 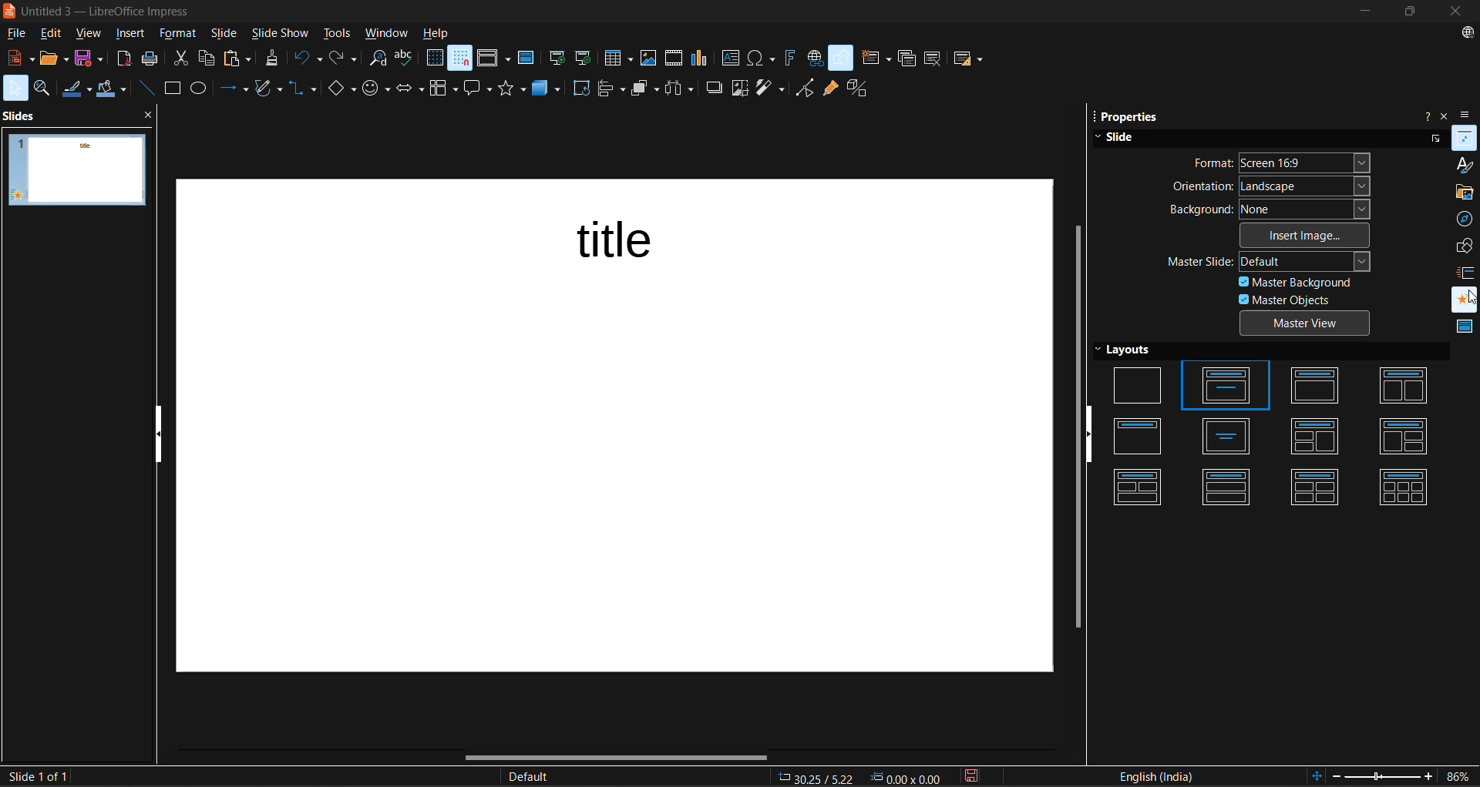 What do you see at coordinates (25, 115) in the screenshot?
I see `slides` at bounding box center [25, 115].